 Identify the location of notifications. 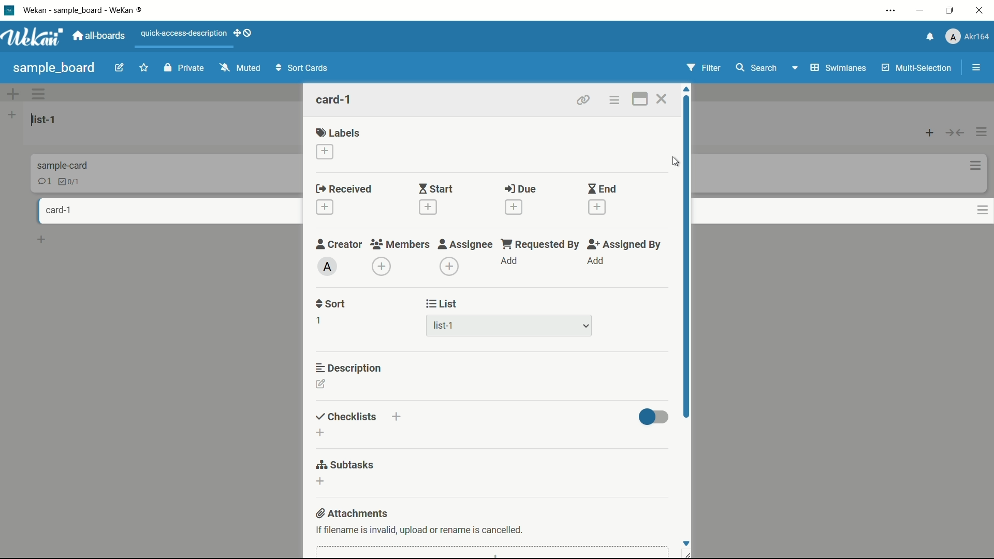
(930, 36).